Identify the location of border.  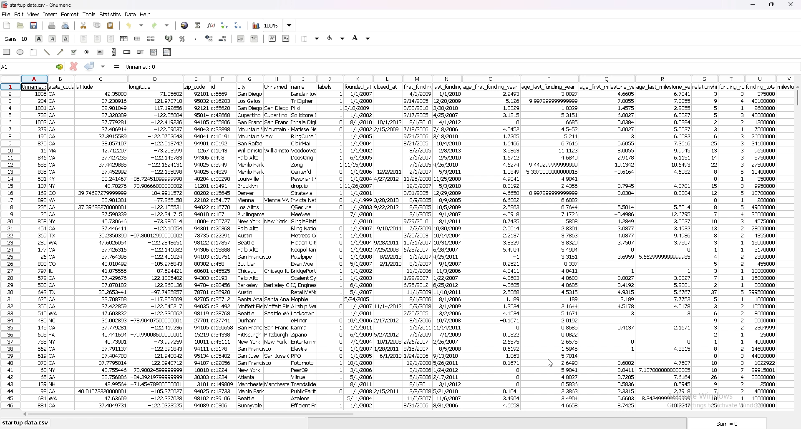
(311, 38).